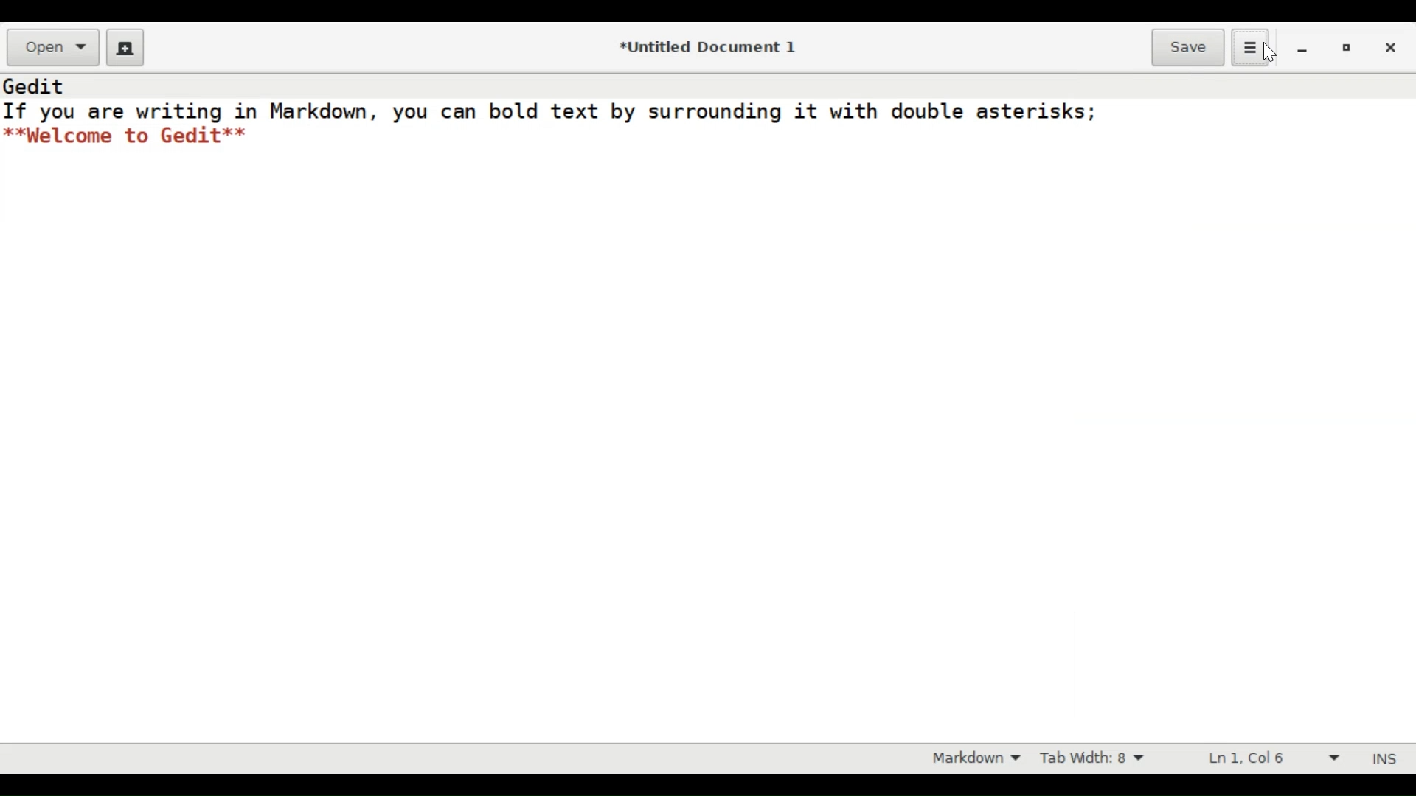 This screenshot has height=796, width=1416. Describe the element at coordinates (712, 49) in the screenshot. I see `*Untitled Document 1` at that location.